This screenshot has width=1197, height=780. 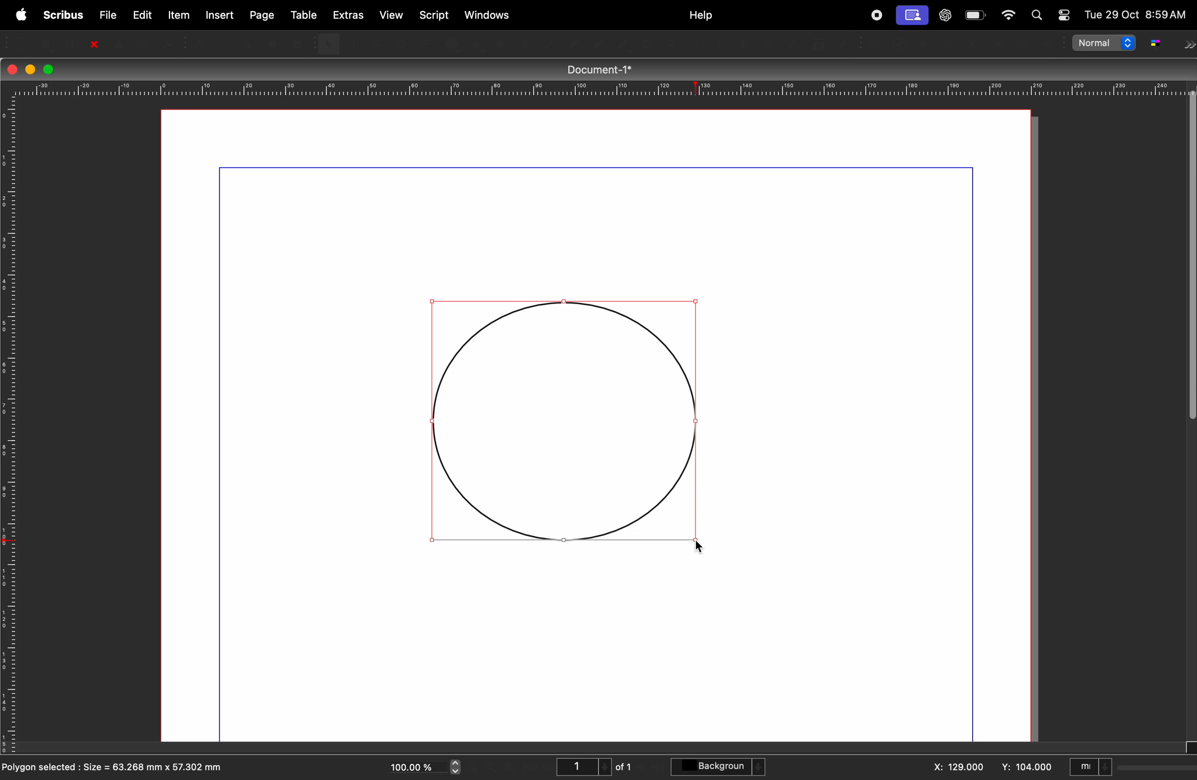 I want to click on save as PDF, so click(x=169, y=42).